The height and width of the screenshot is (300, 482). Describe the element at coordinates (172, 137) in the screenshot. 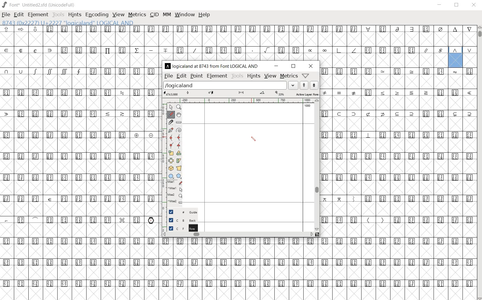

I see `add a curve point always either horizontal or vertical` at that location.